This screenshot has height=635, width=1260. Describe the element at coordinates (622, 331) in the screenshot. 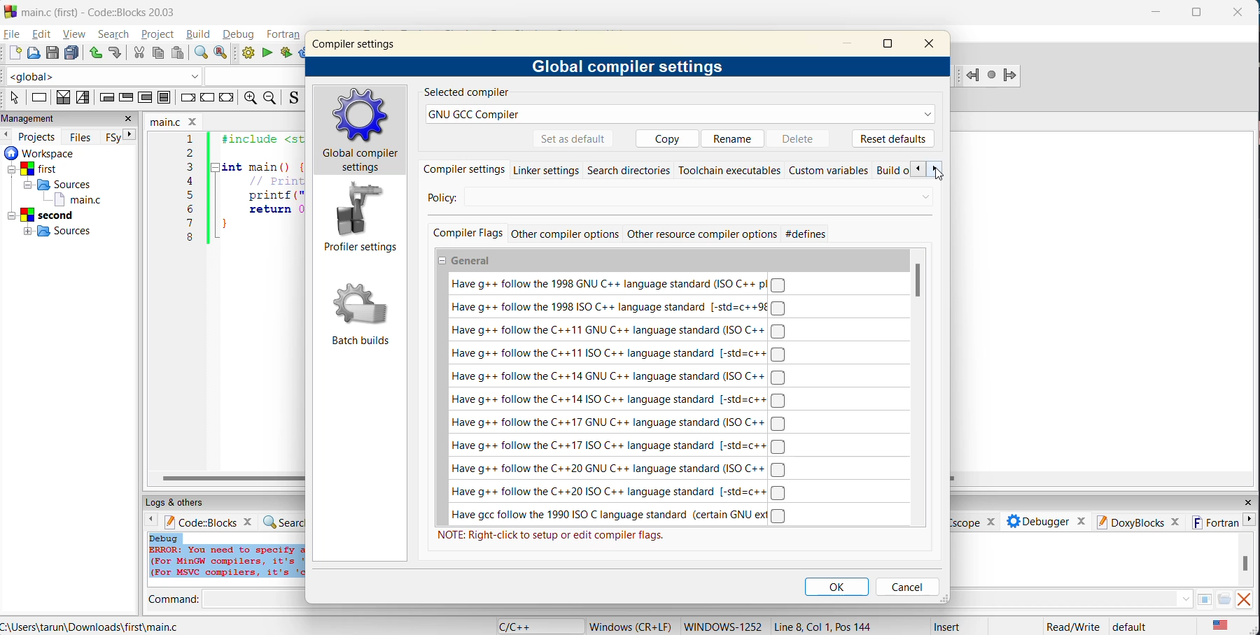

I see `Have g++ follow the C++11 GNU C++ language standard (ISO C++` at that location.